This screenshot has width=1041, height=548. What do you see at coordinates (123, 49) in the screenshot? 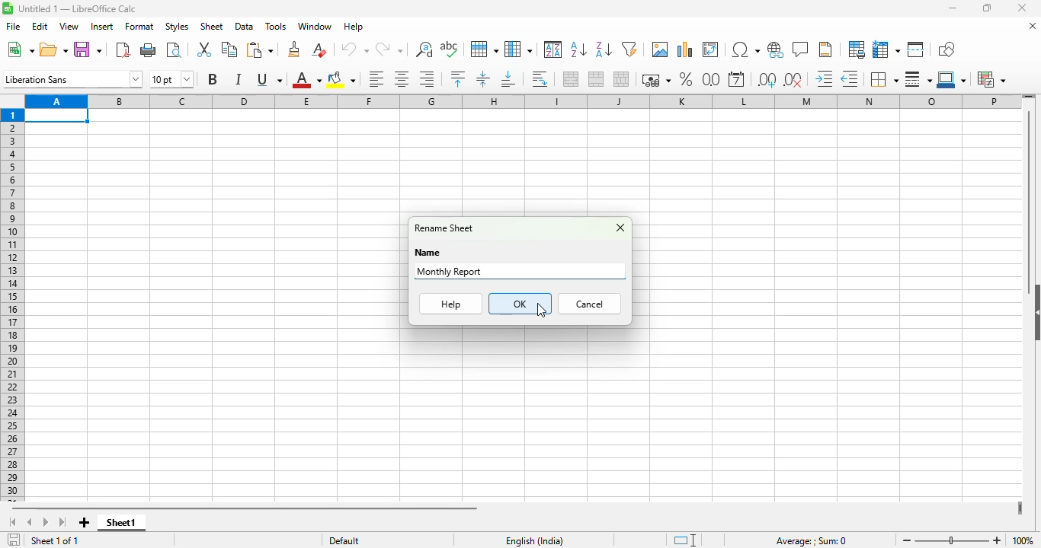
I see `export directly as PDF` at bounding box center [123, 49].